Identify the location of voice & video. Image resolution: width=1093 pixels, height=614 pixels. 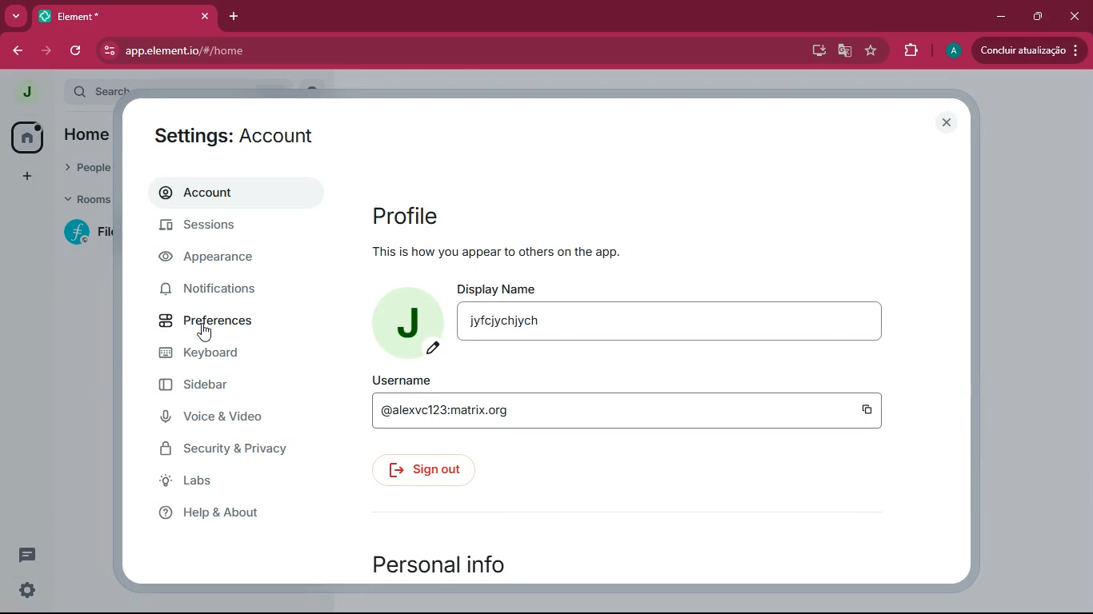
(215, 416).